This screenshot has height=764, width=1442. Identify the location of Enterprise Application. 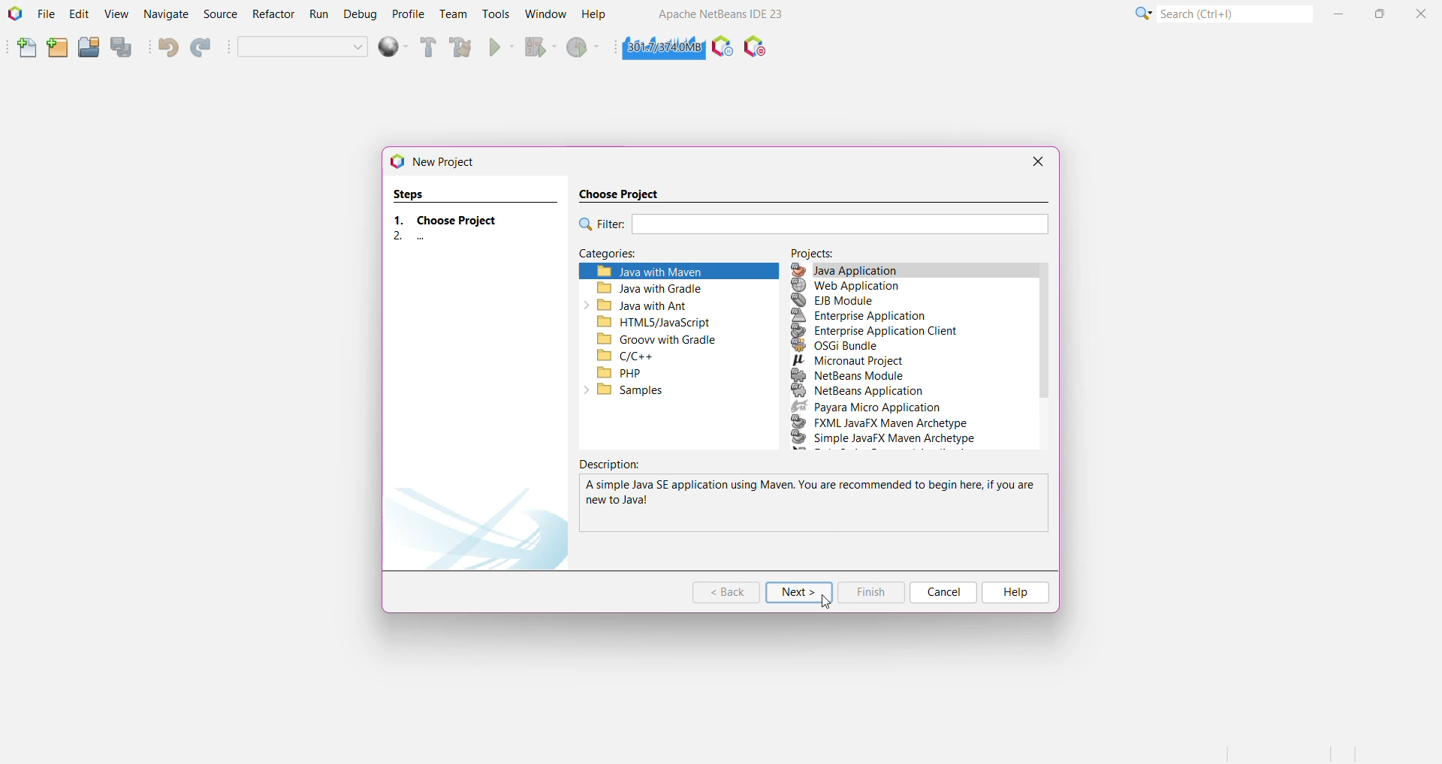
(906, 318).